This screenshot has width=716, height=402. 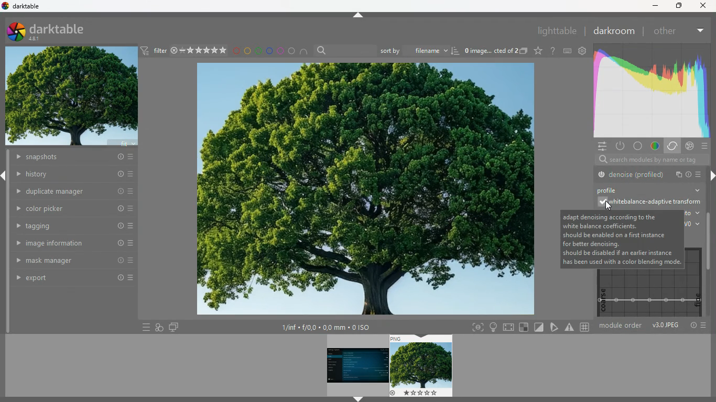 What do you see at coordinates (678, 6) in the screenshot?
I see `maximize` at bounding box center [678, 6].